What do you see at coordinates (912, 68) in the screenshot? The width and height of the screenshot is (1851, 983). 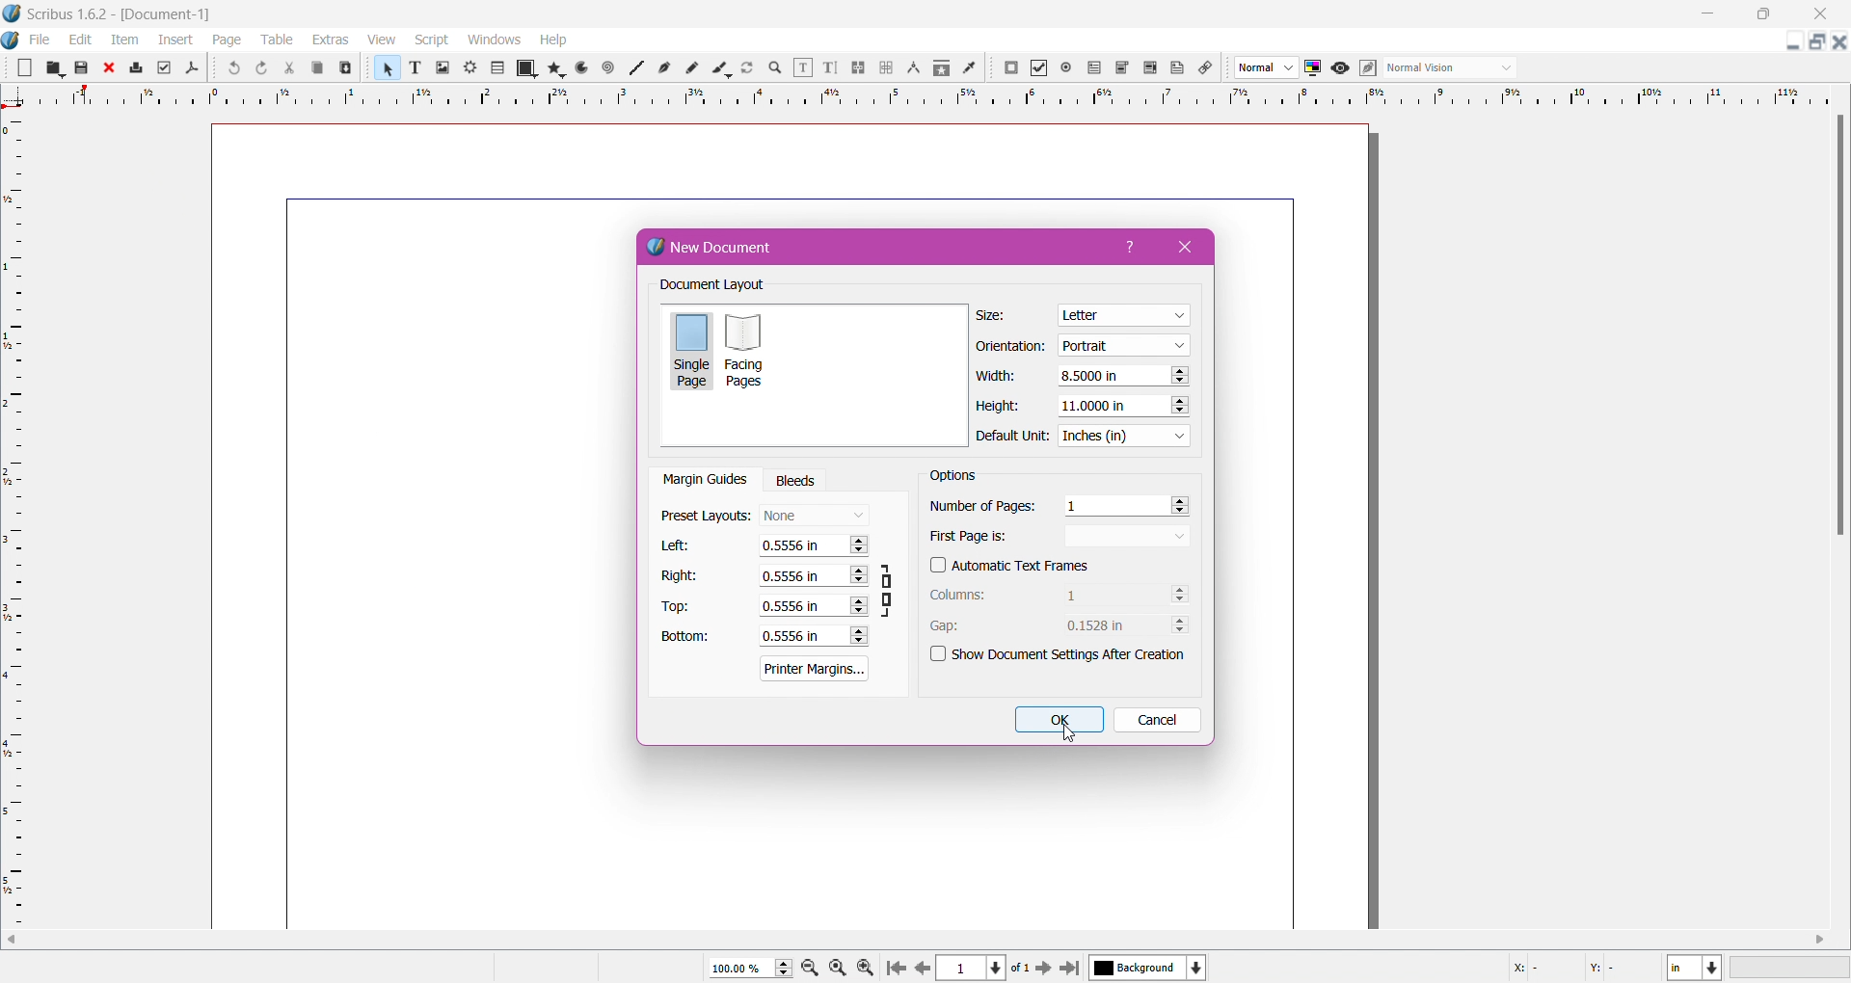 I see `icon` at bounding box center [912, 68].